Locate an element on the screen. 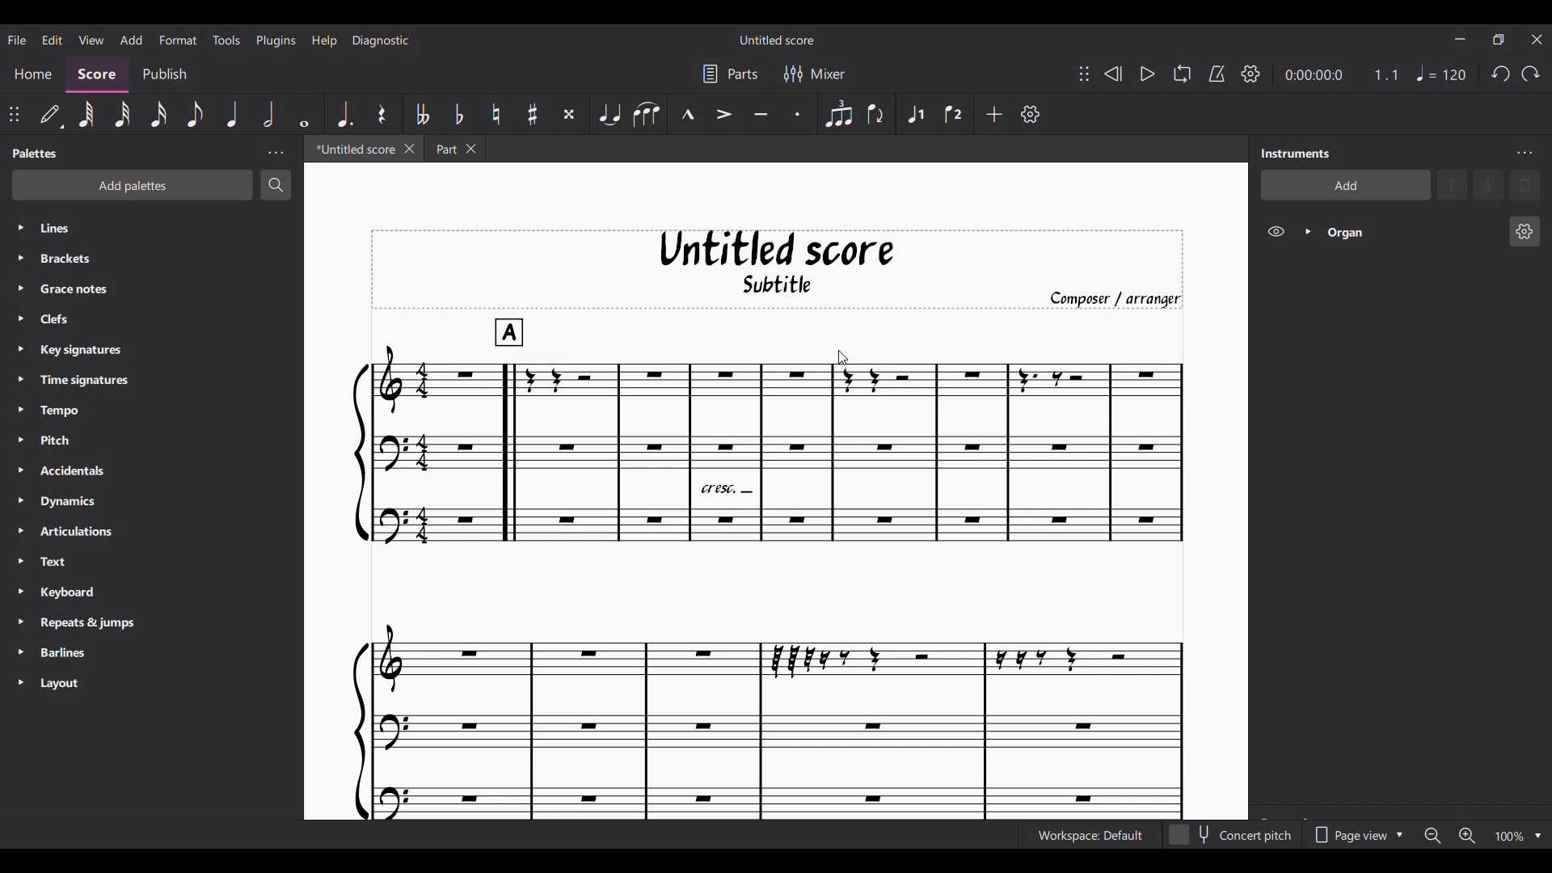  Default is located at coordinates (50, 113).